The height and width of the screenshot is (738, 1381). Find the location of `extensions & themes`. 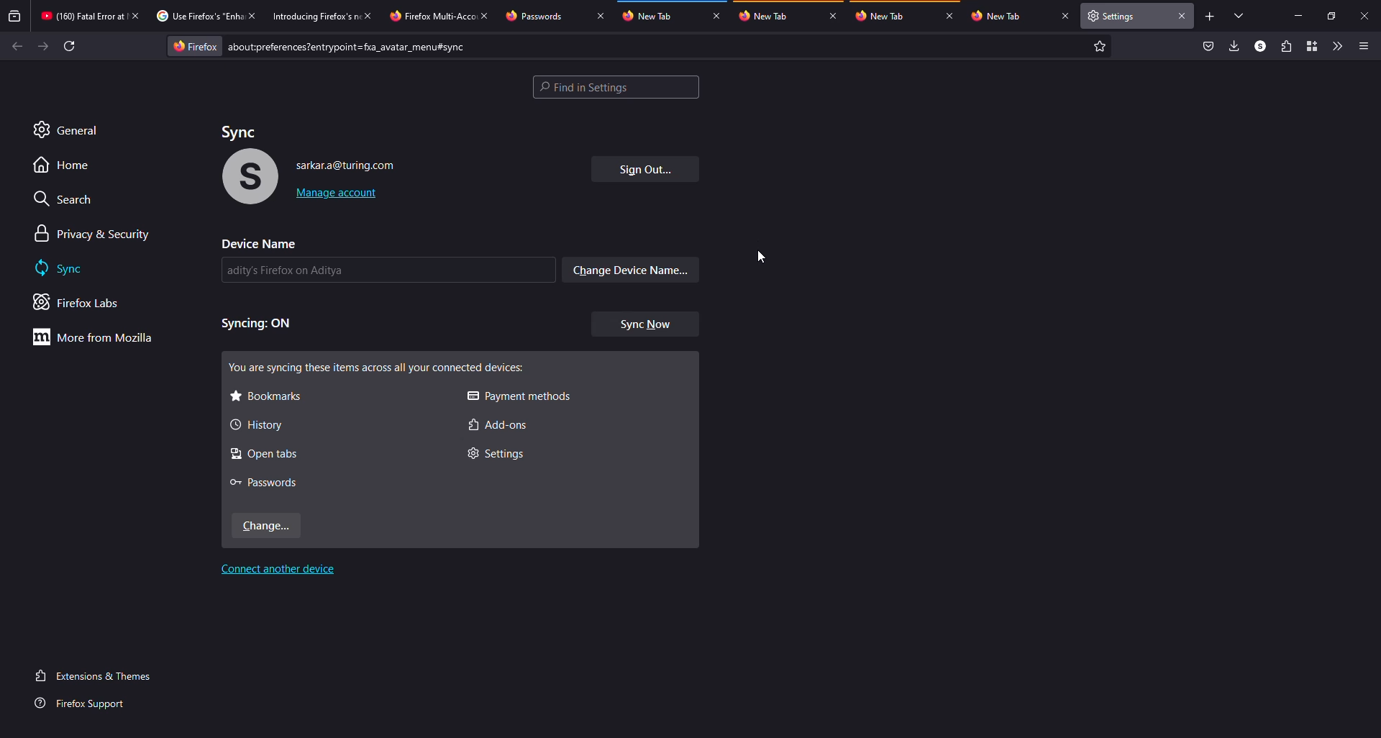

extensions & themes is located at coordinates (94, 675).